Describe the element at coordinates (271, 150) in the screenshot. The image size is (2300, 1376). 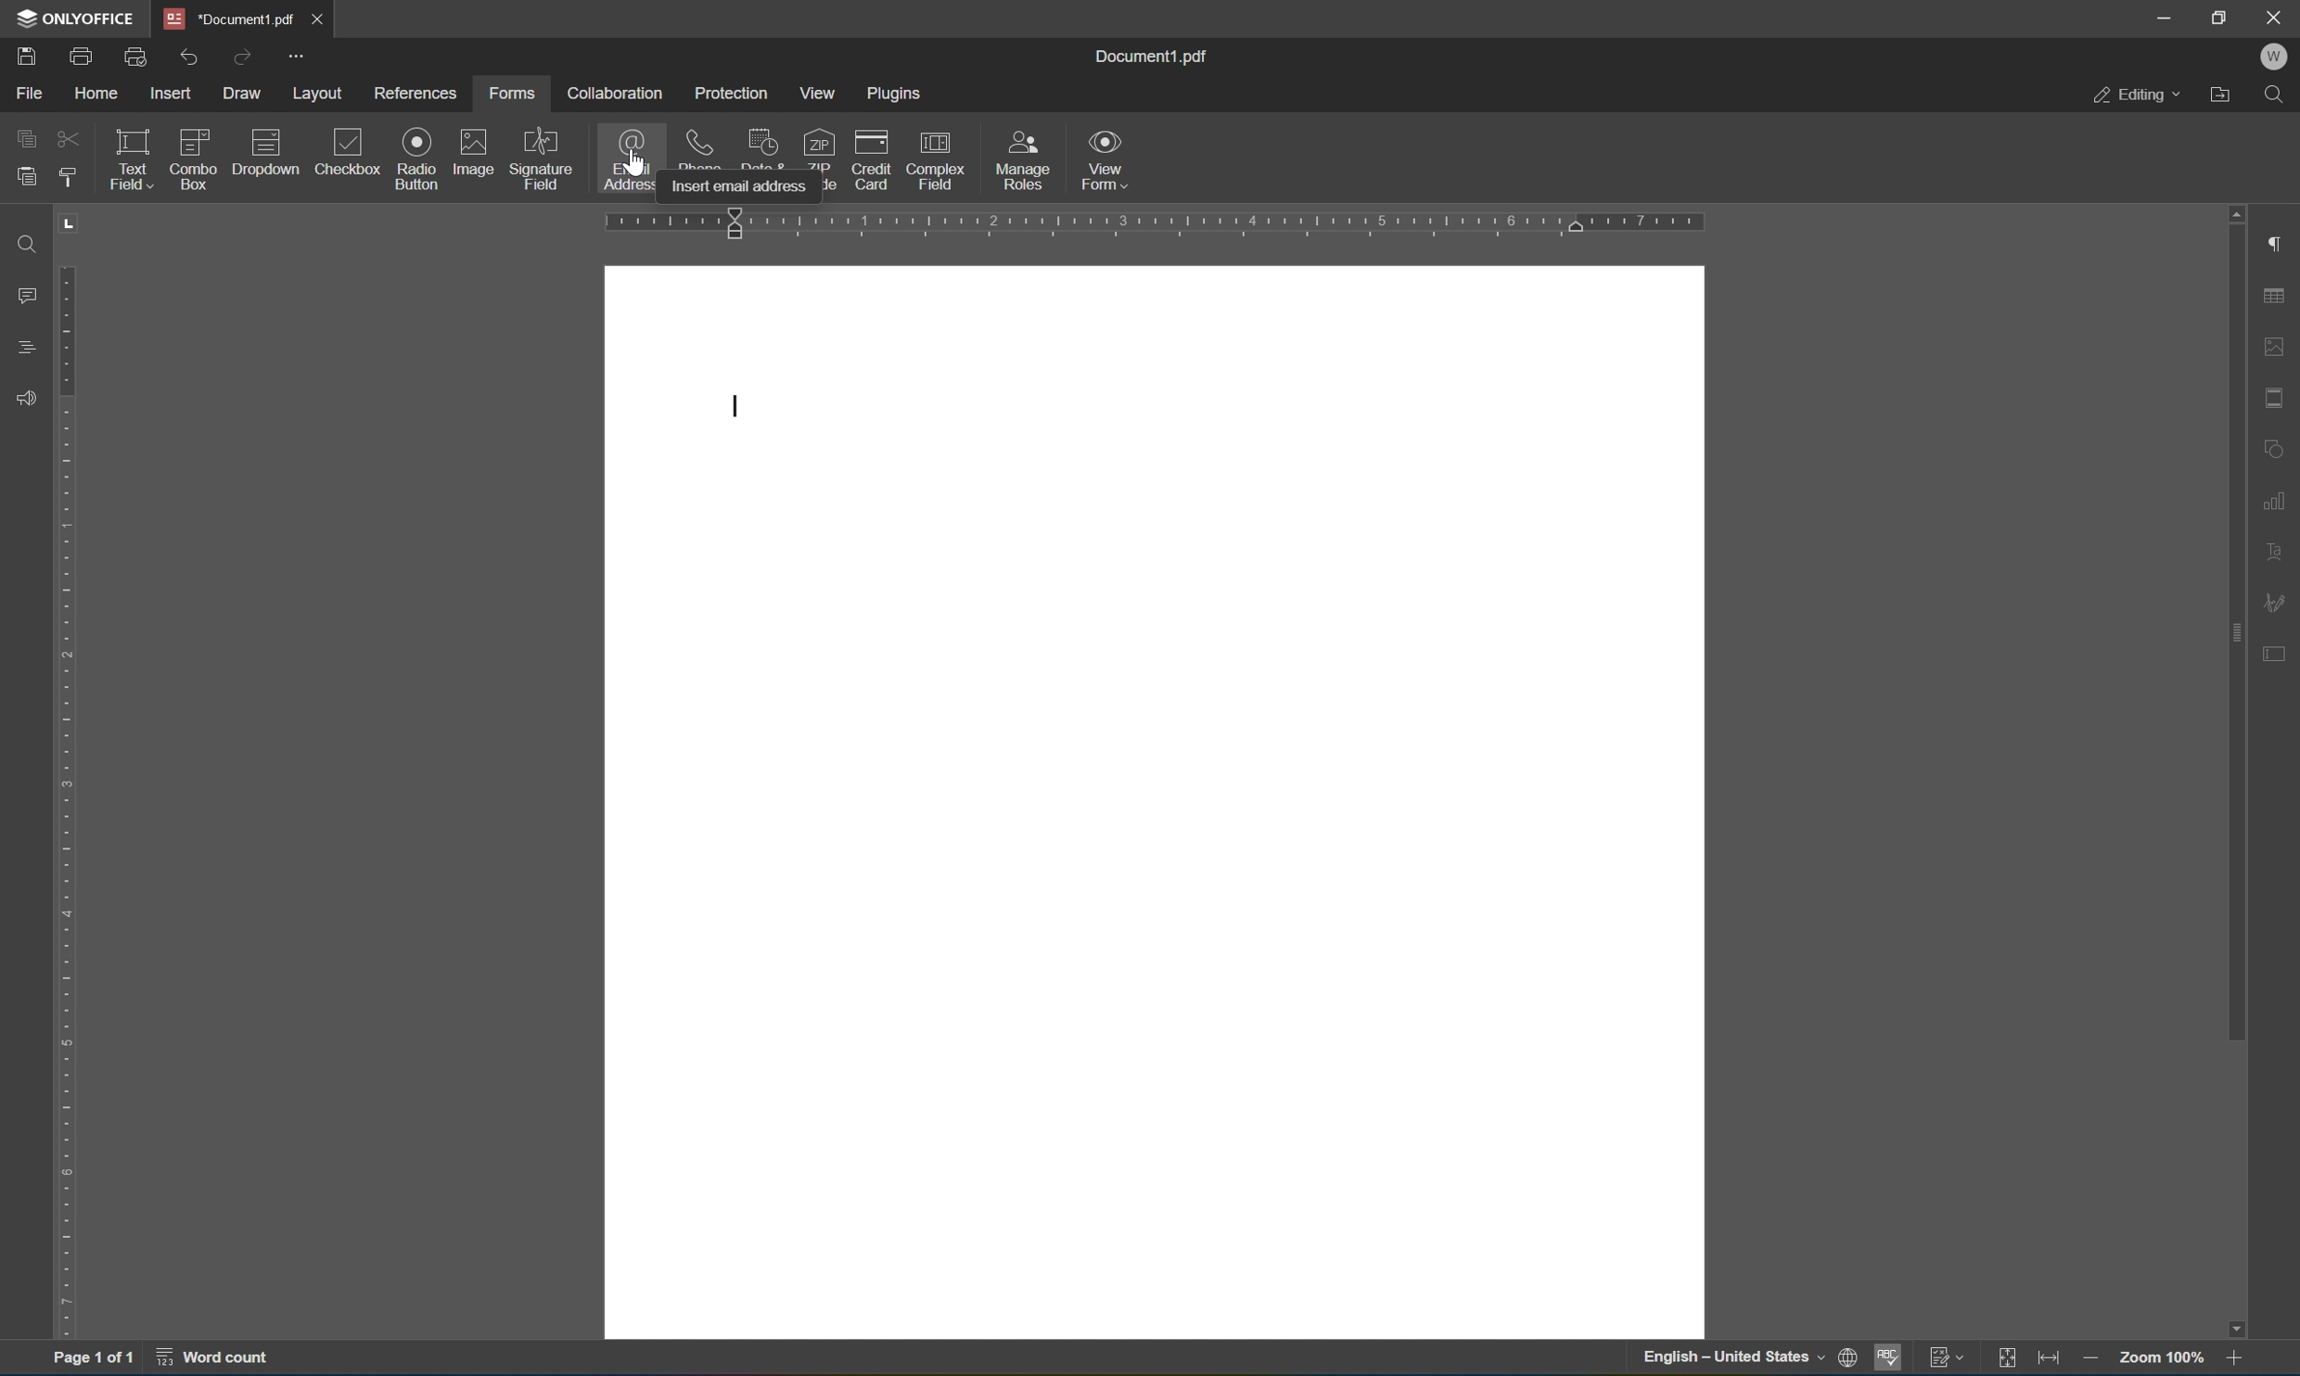
I see `description` at that location.